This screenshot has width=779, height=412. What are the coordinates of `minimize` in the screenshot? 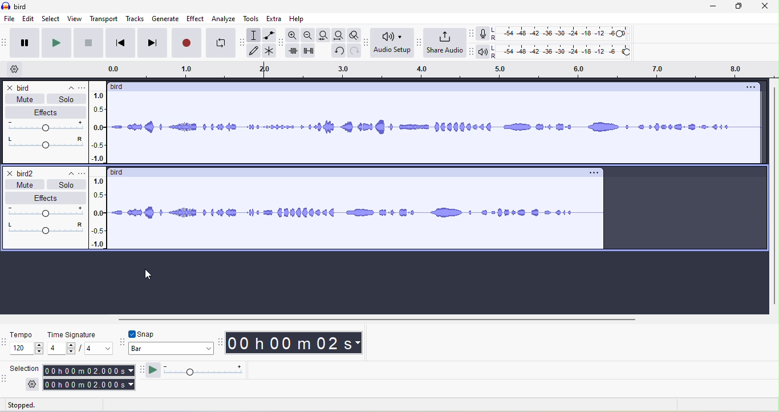 It's located at (713, 7).